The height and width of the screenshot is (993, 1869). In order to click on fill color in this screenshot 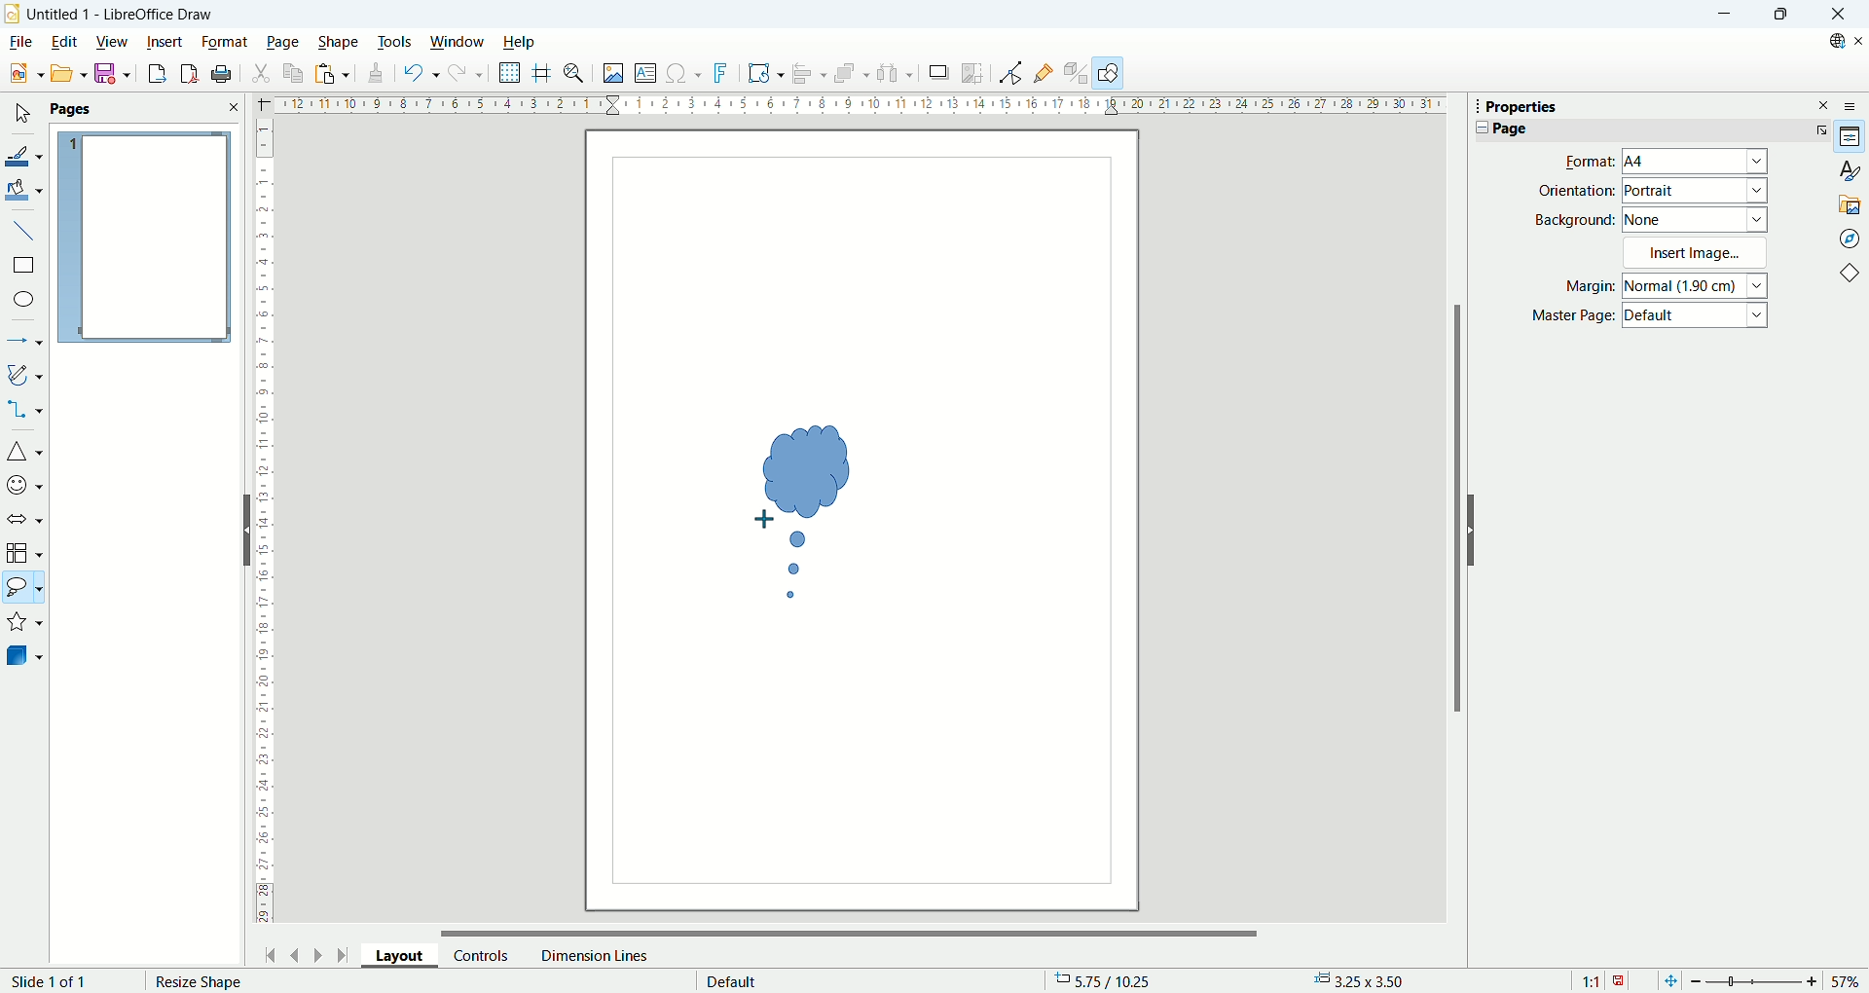, I will do `click(25, 189)`.